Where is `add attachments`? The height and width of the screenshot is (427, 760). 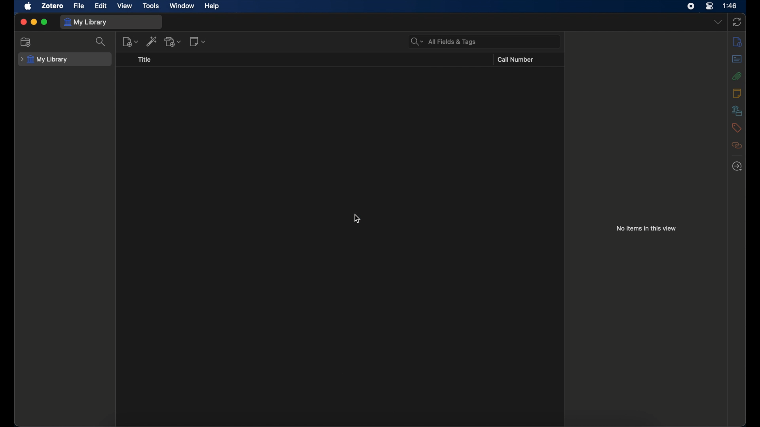
add attachments is located at coordinates (173, 42).